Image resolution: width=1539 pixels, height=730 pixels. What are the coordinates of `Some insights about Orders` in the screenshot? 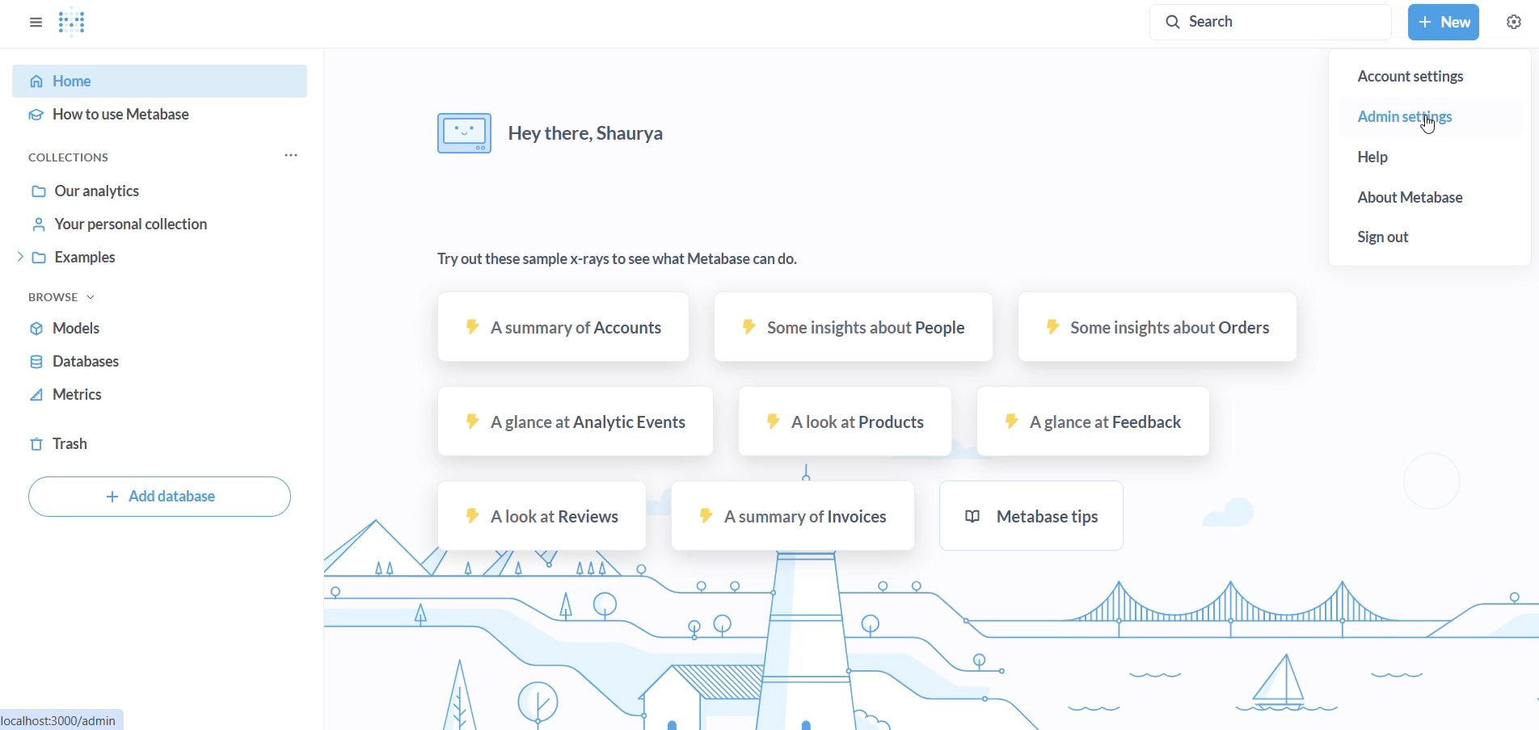 It's located at (1160, 325).